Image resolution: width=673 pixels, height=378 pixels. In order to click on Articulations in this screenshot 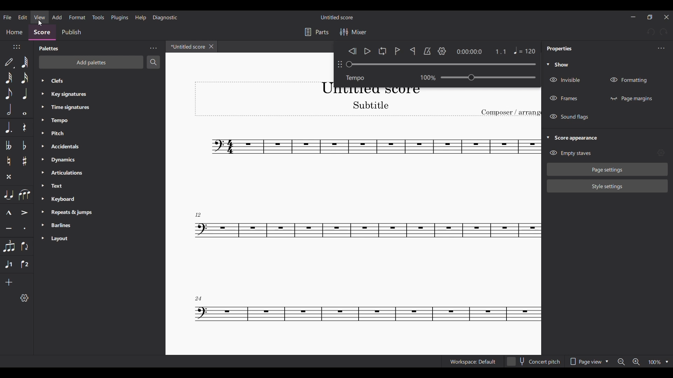, I will do `click(92, 173)`.